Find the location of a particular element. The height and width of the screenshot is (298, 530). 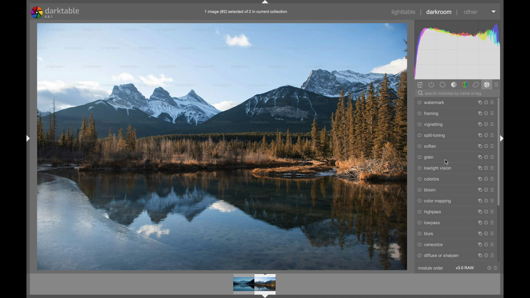

bloom is located at coordinates (428, 190).